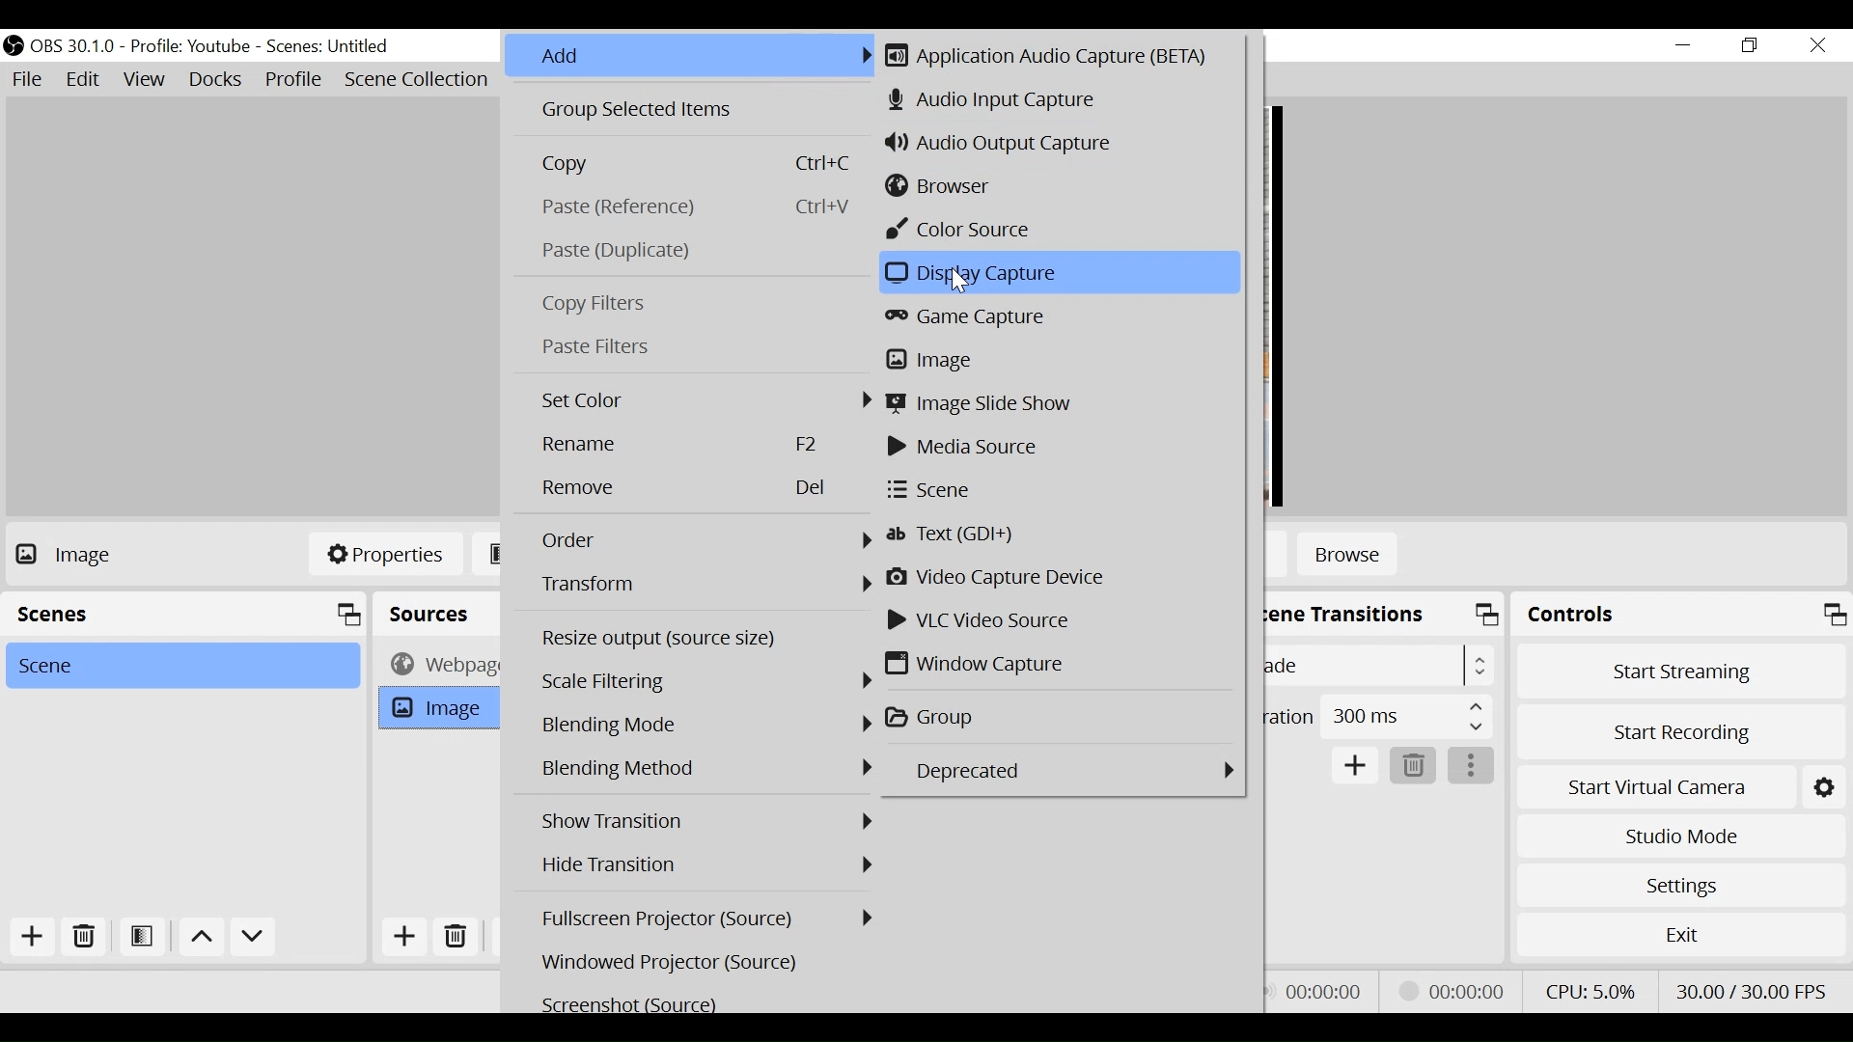  Describe the element at coordinates (329, 47) in the screenshot. I see `Scenes` at that location.